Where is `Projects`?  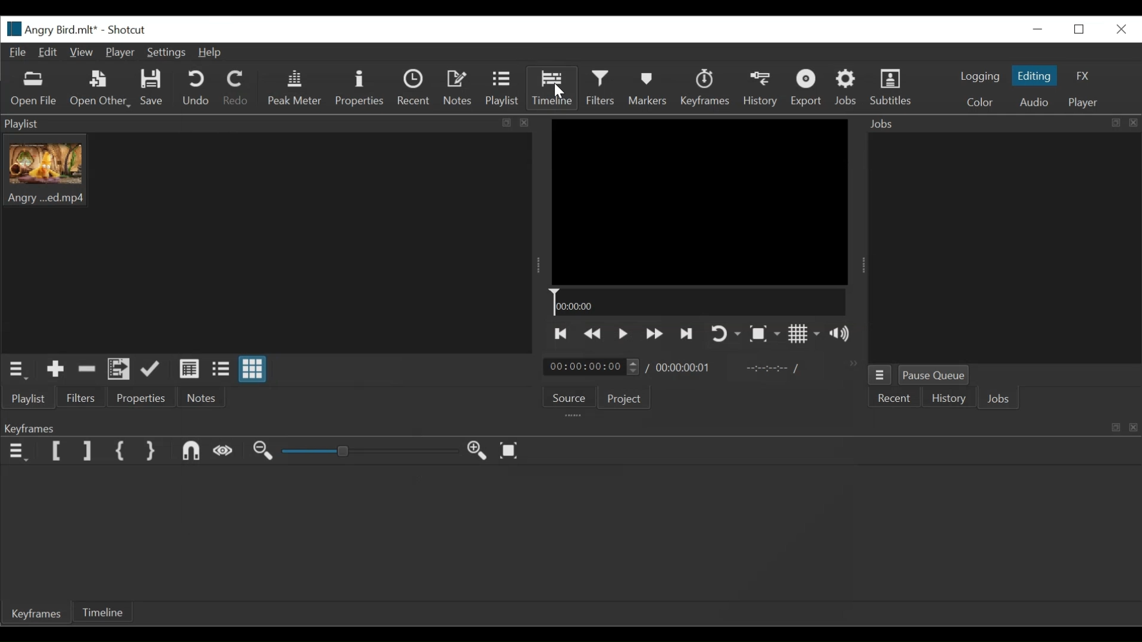 Projects is located at coordinates (625, 398).